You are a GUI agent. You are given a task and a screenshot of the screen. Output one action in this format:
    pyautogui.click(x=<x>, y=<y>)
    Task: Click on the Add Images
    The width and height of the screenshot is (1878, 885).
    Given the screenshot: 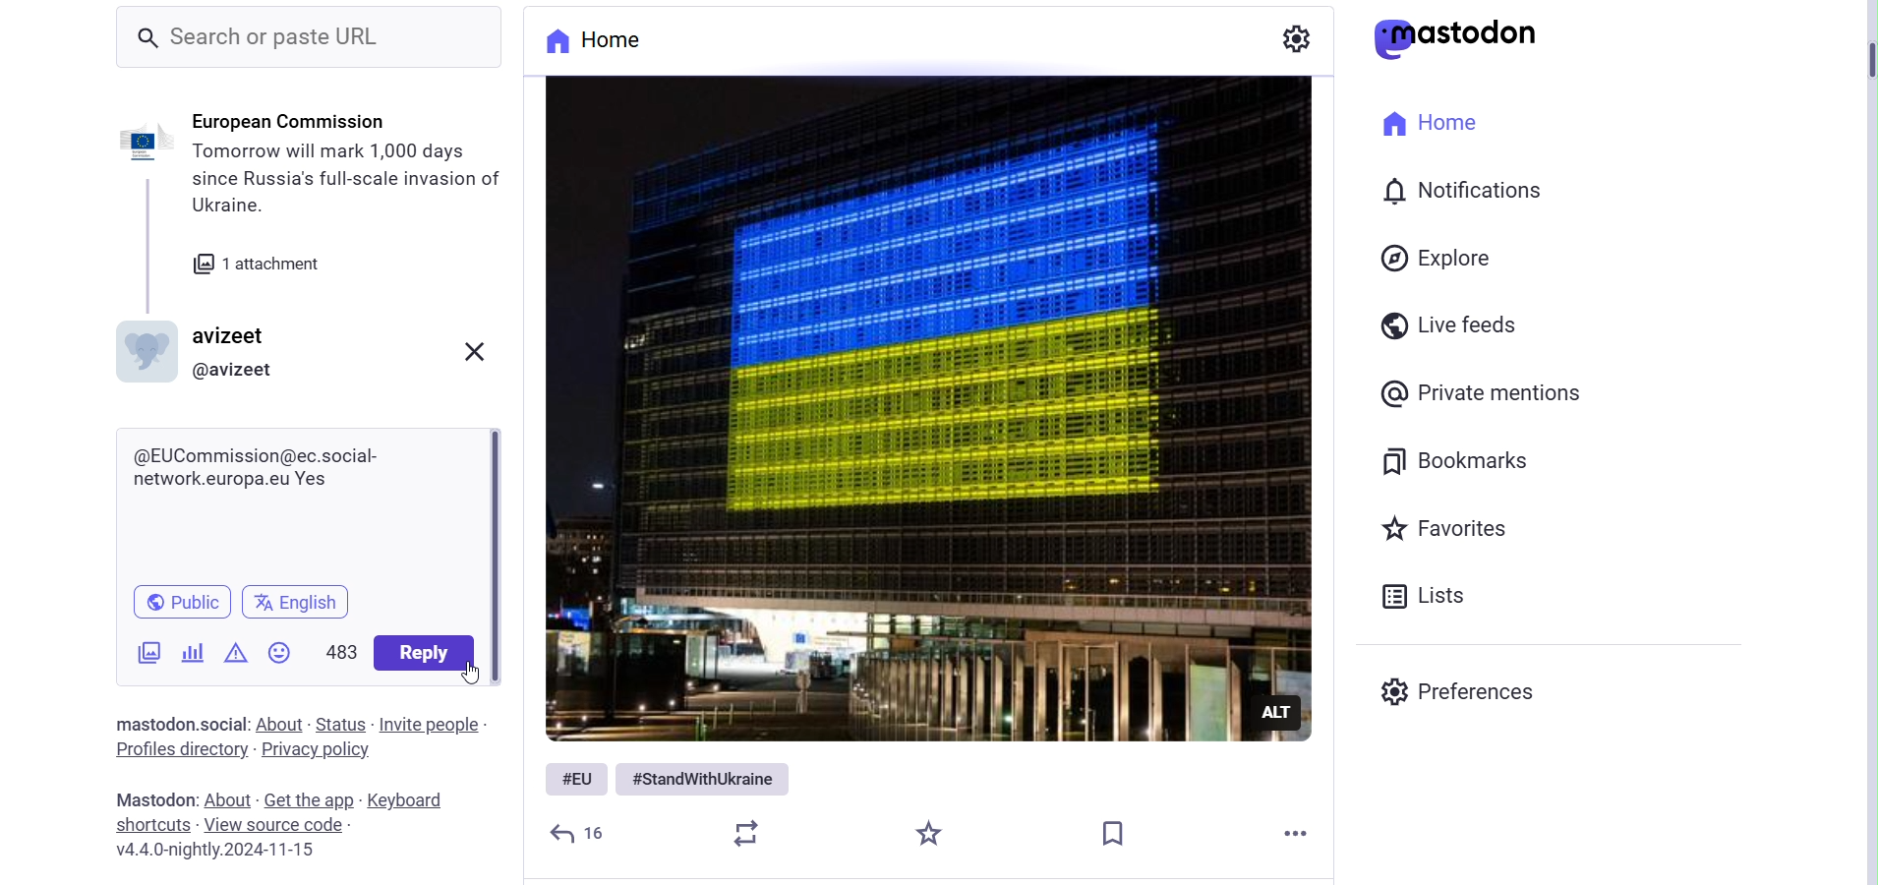 What is the action you would take?
    pyautogui.click(x=149, y=653)
    